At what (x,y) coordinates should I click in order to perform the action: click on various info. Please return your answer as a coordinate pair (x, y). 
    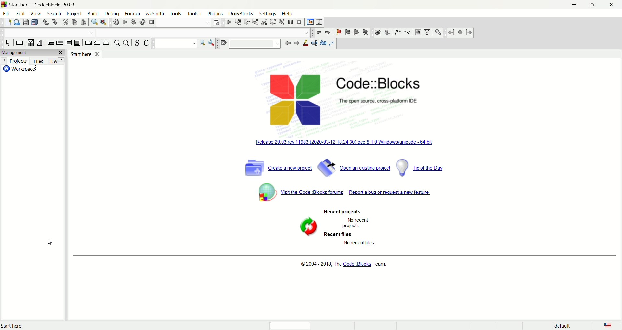
    Looking at the image, I should click on (320, 22).